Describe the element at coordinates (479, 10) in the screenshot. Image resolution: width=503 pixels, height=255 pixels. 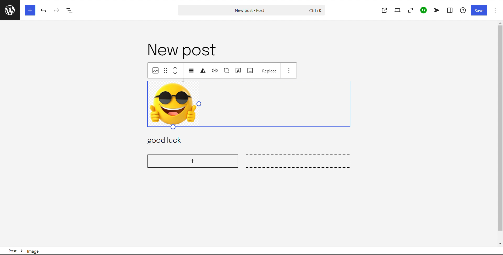
I see `save` at that location.